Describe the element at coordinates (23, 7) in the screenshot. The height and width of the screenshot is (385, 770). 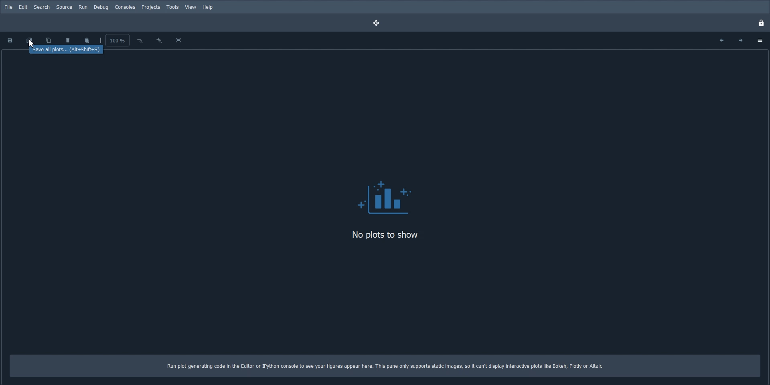
I see `Edit` at that location.